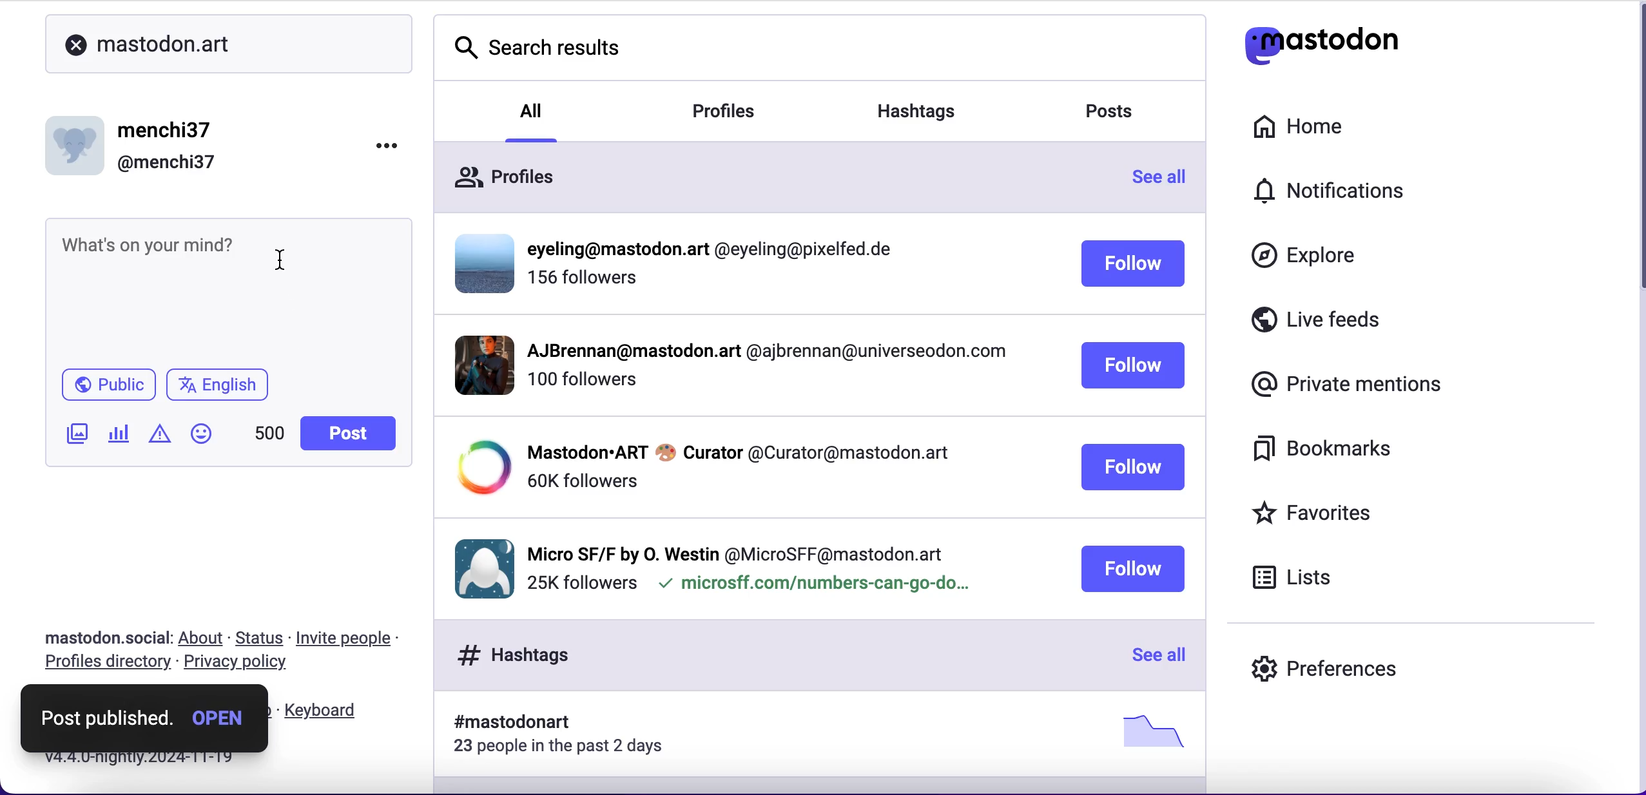 The image size is (1646, 795). I want to click on profile, so click(764, 354).